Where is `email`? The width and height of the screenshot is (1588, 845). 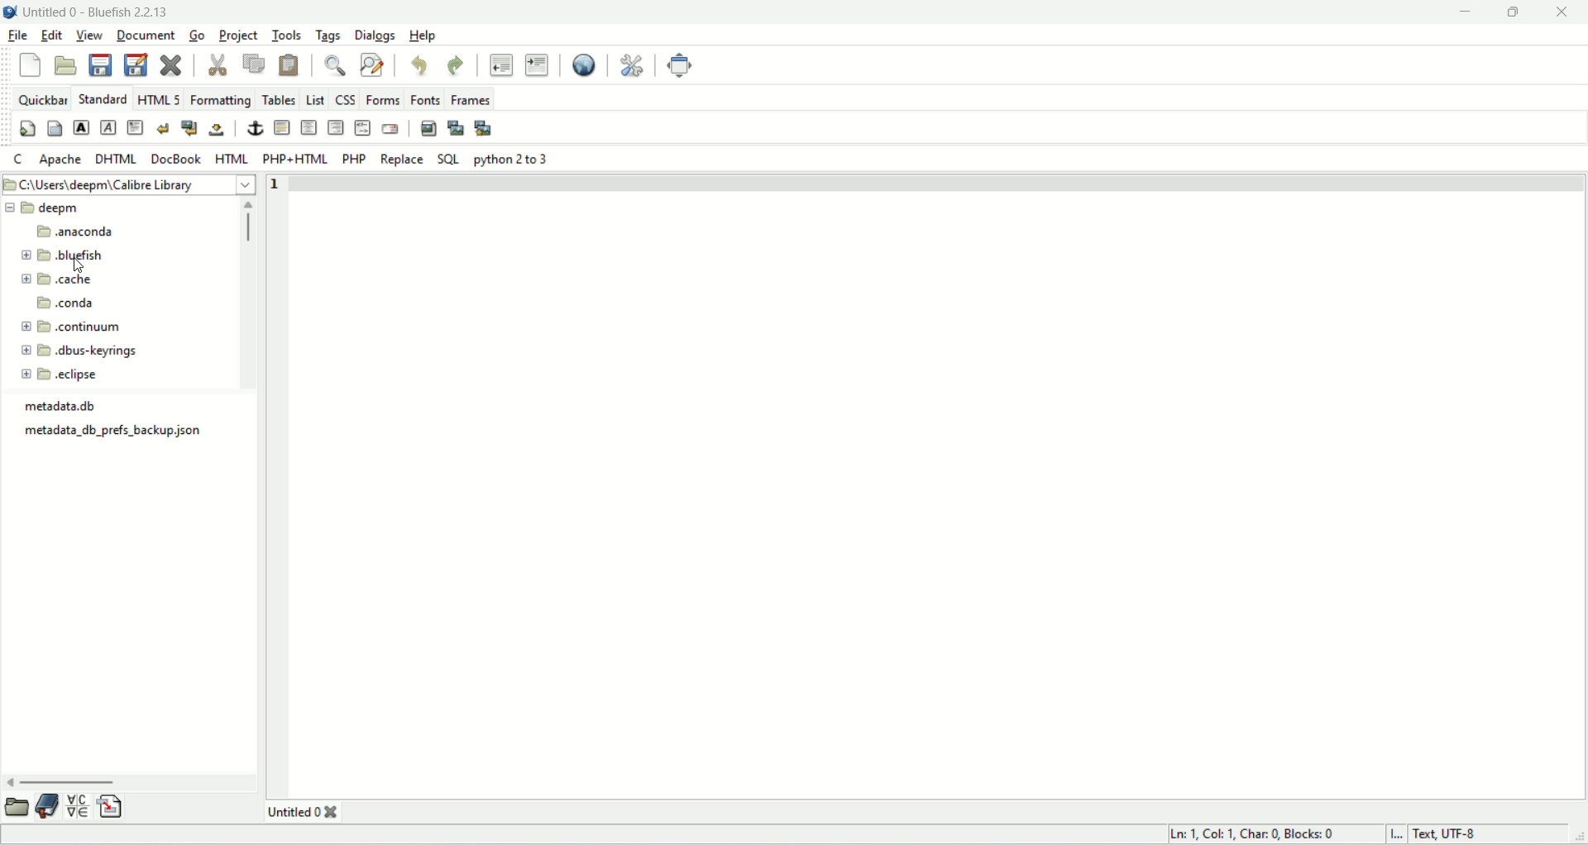
email is located at coordinates (393, 130).